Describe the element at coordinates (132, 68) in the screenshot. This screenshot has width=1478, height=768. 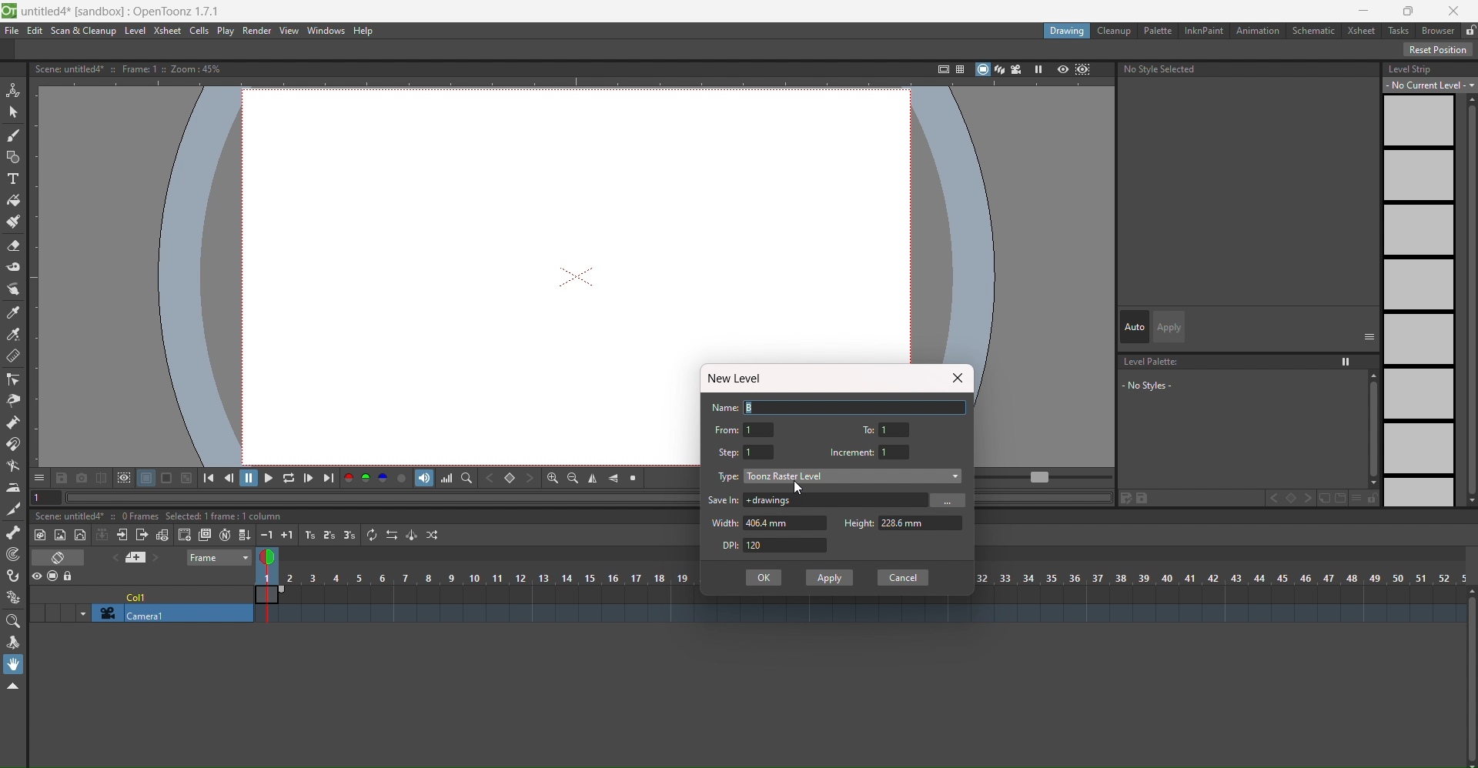
I see `text` at that location.